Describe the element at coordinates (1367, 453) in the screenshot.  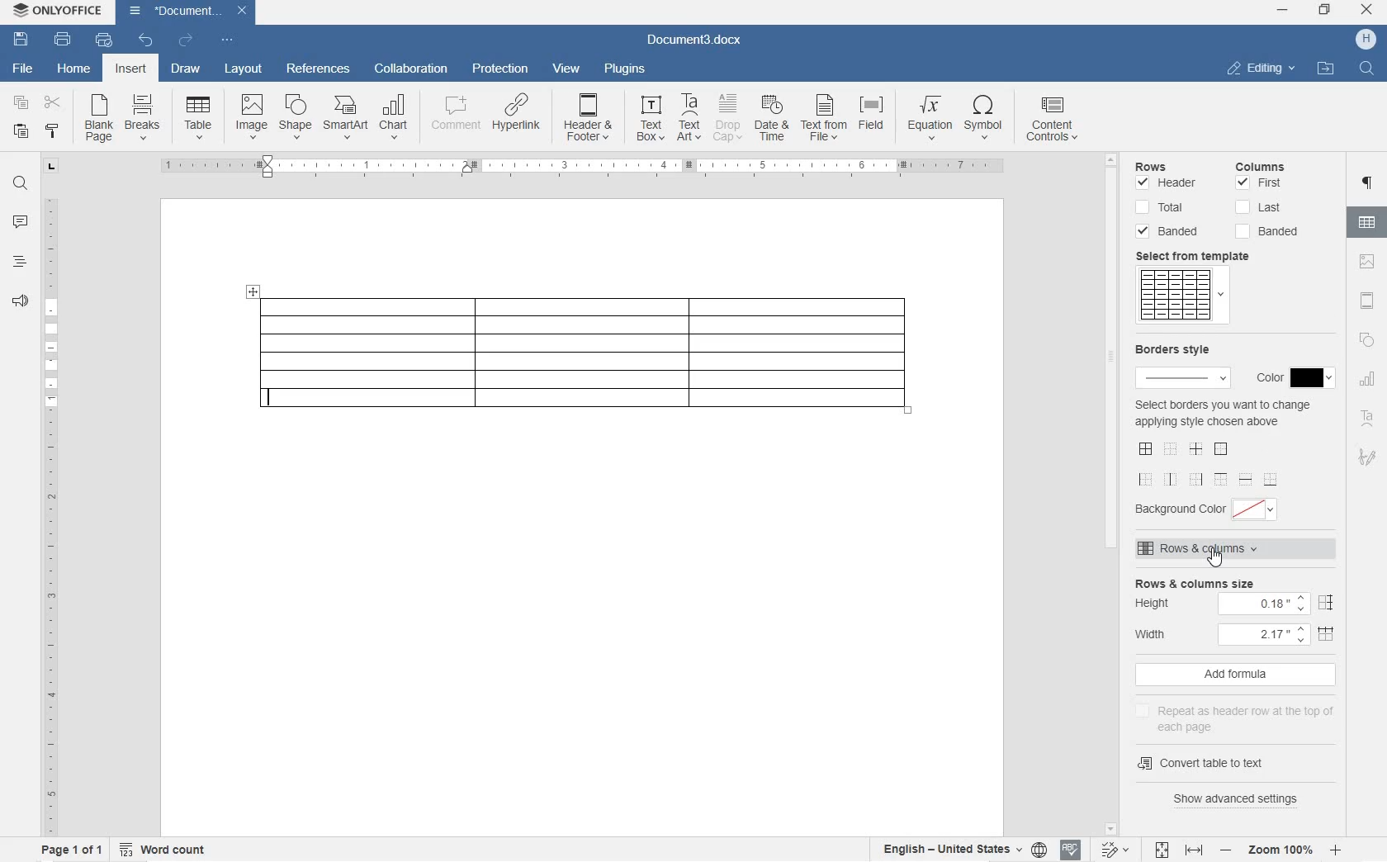
I see `SIGNATURE` at that location.